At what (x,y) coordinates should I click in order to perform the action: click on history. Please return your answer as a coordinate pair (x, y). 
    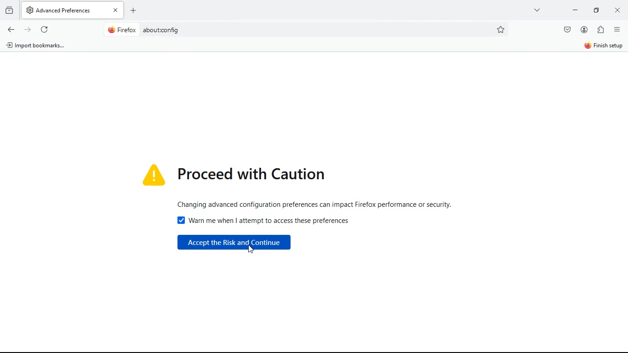
    Looking at the image, I should click on (10, 11).